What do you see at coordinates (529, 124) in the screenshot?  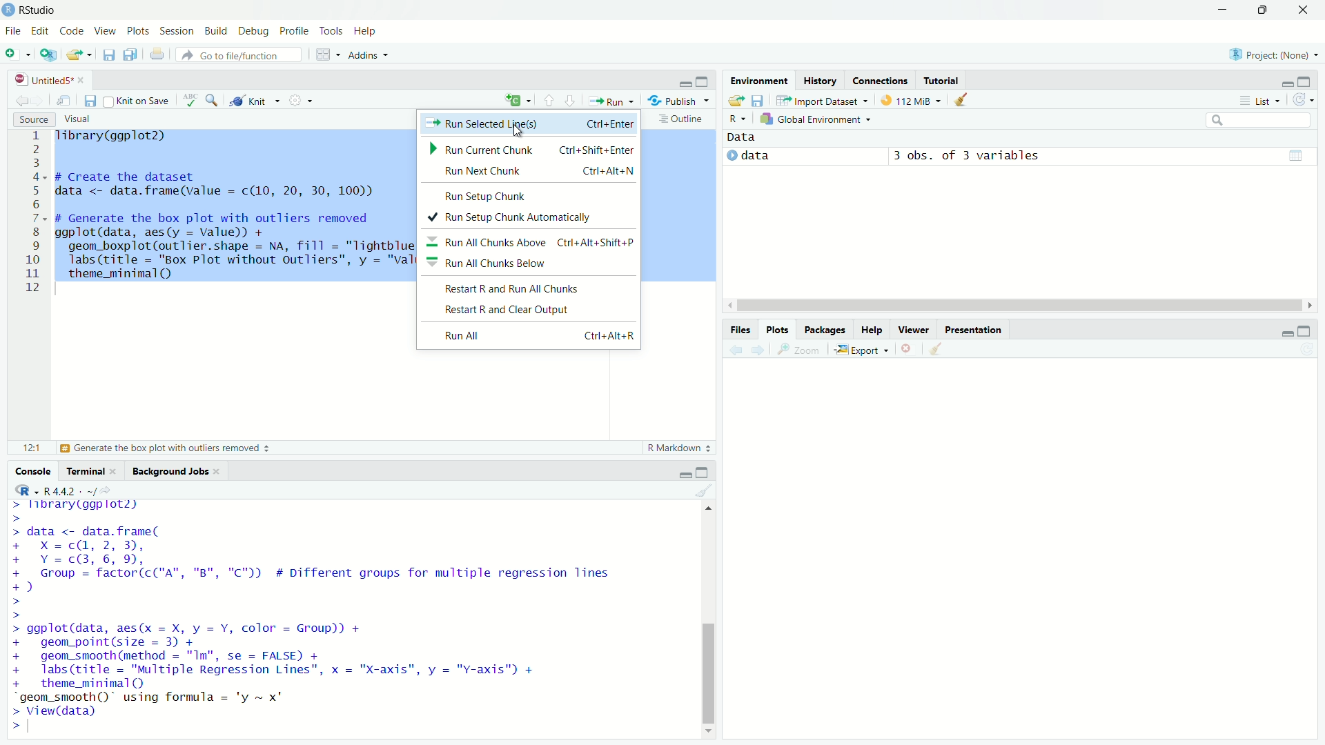 I see `* Run Selected Lige(s) Ctrl+Enter` at bounding box center [529, 124].